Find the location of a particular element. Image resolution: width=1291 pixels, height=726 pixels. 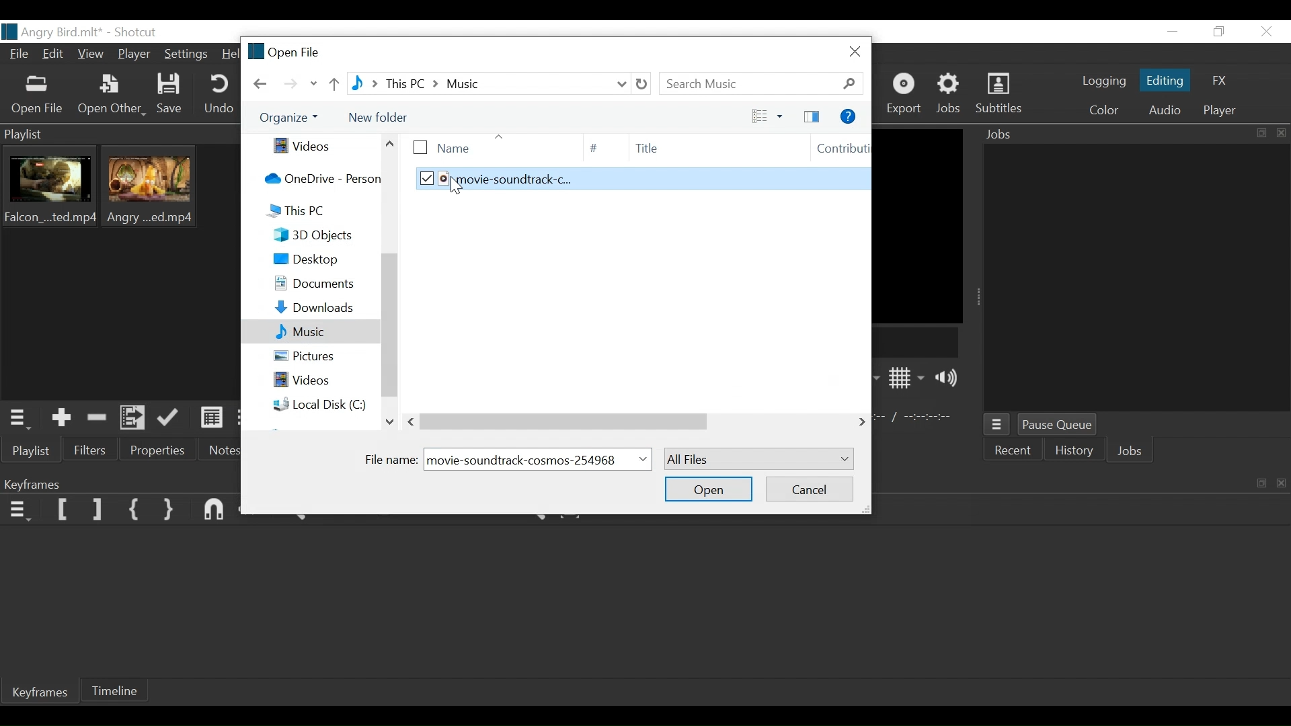

# is located at coordinates (594, 148).